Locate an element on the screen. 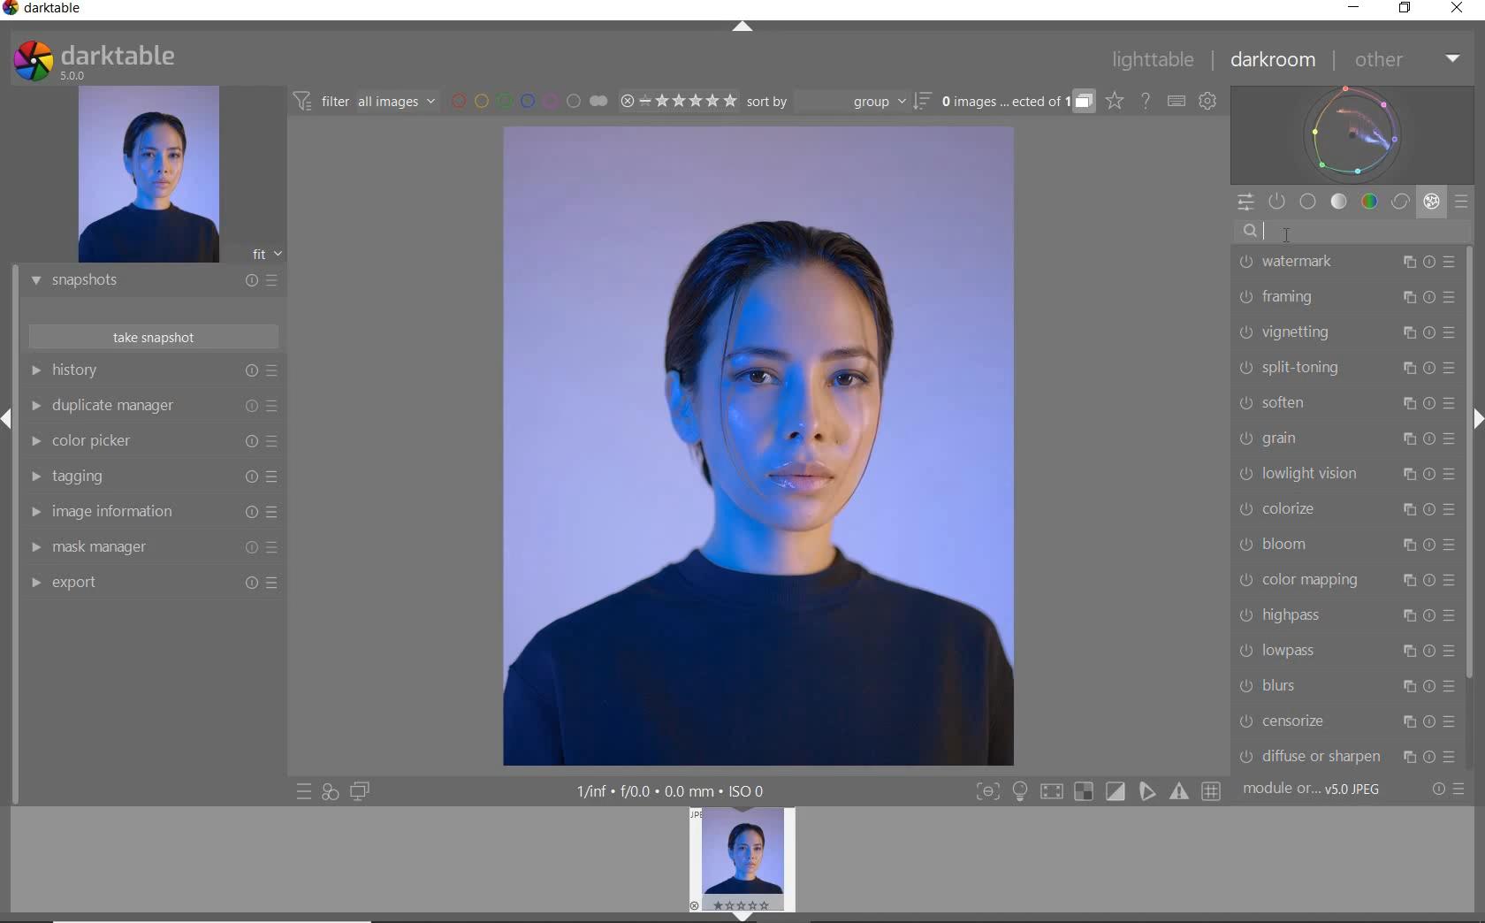 The width and height of the screenshot is (1485, 923). SHOW ONLY ACTIVE MODULES is located at coordinates (1278, 202).